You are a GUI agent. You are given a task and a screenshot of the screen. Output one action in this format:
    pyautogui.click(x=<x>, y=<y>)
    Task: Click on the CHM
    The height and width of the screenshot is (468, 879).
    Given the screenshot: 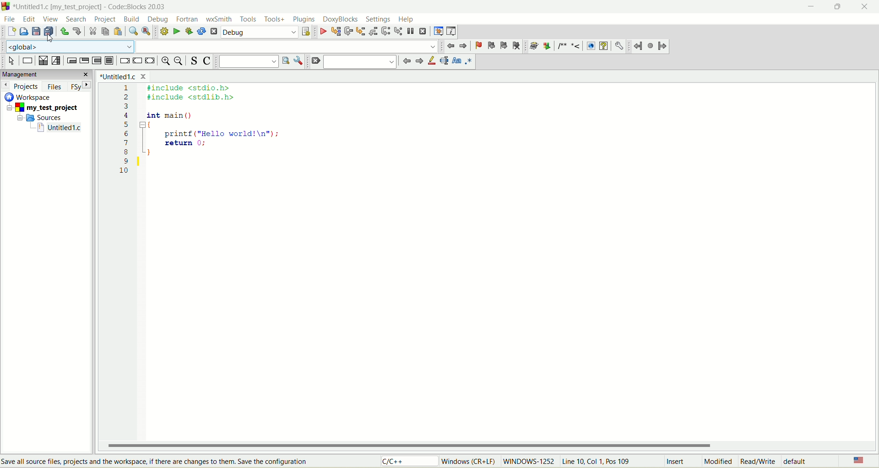 What is the action you would take?
    pyautogui.click(x=603, y=46)
    